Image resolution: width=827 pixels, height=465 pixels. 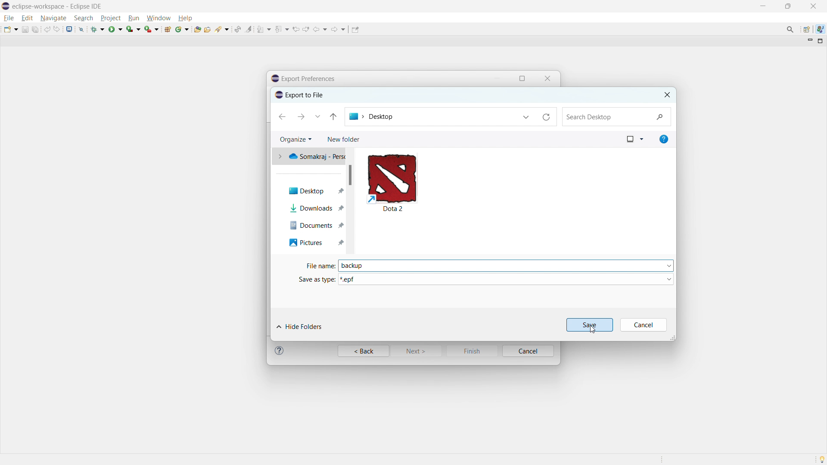 What do you see at coordinates (806, 29) in the screenshot?
I see `open perspective` at bounding box center [806, 29].